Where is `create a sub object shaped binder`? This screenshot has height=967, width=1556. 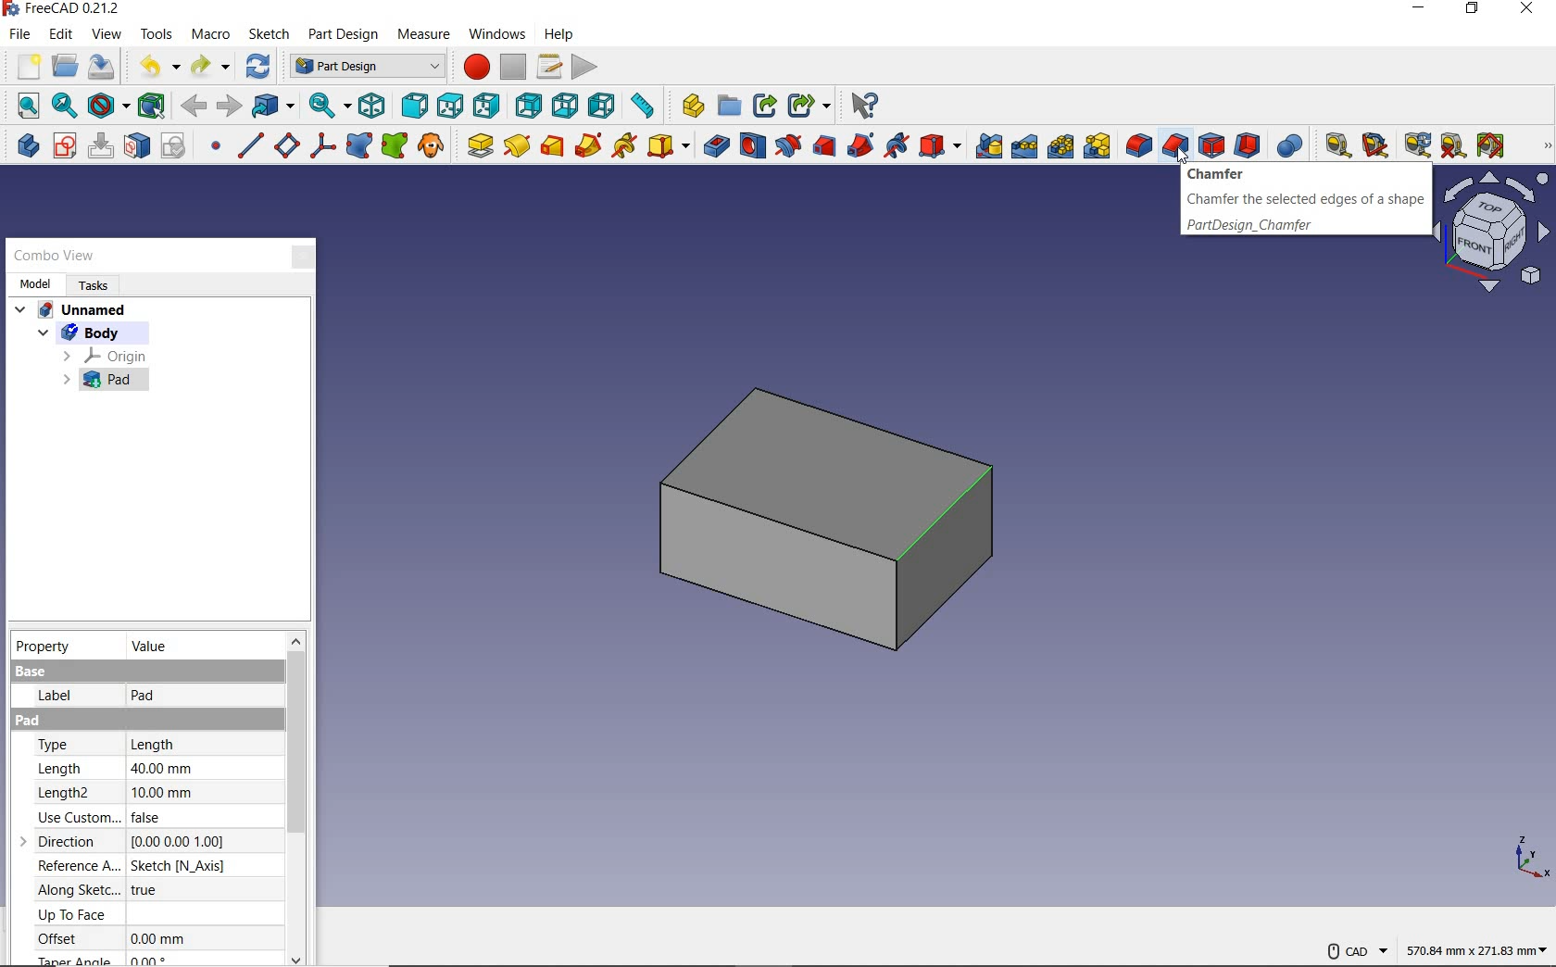 create a sub object shaped binder is located at coordinates (395, 145).